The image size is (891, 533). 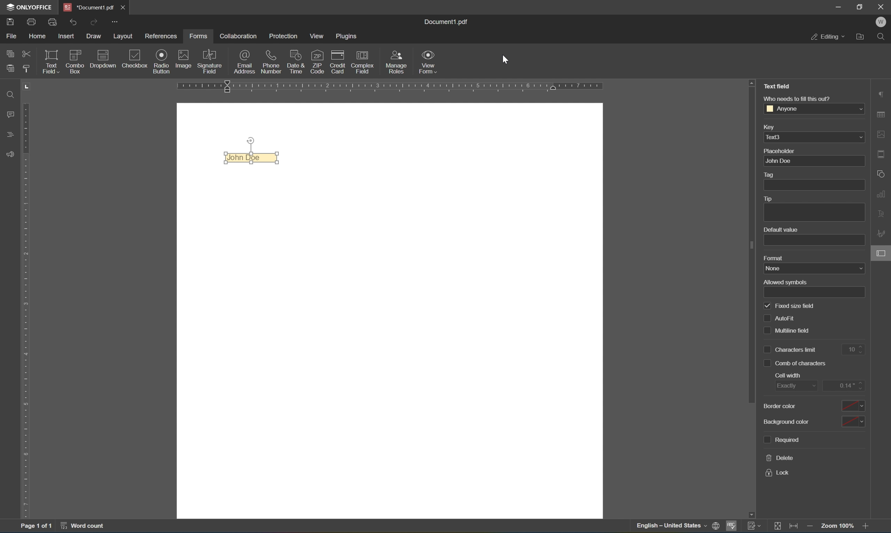 I want to click on zoom 100%, so click(x=837, y=526).